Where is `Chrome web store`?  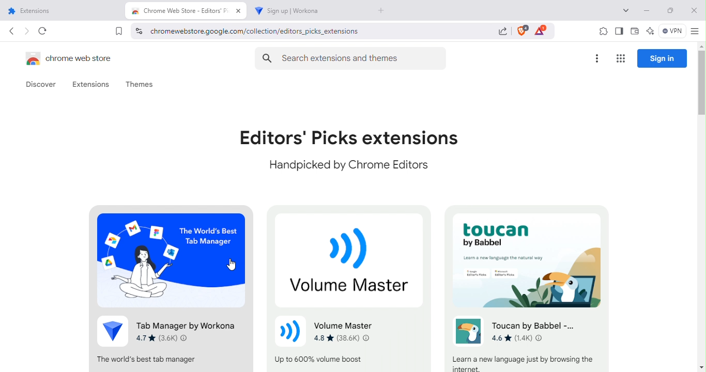 Chrome web store is located at coordinates (74, 58).